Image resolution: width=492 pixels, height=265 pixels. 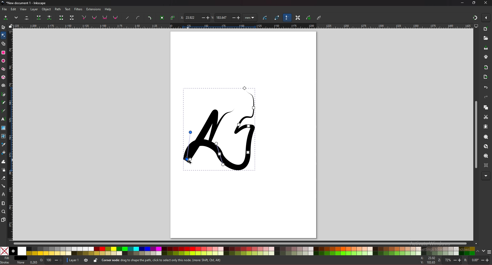 What do you see at coordinates (429, 260) in the screenshot?
I see `x and y coordinates` at bounding box center [429, 260].